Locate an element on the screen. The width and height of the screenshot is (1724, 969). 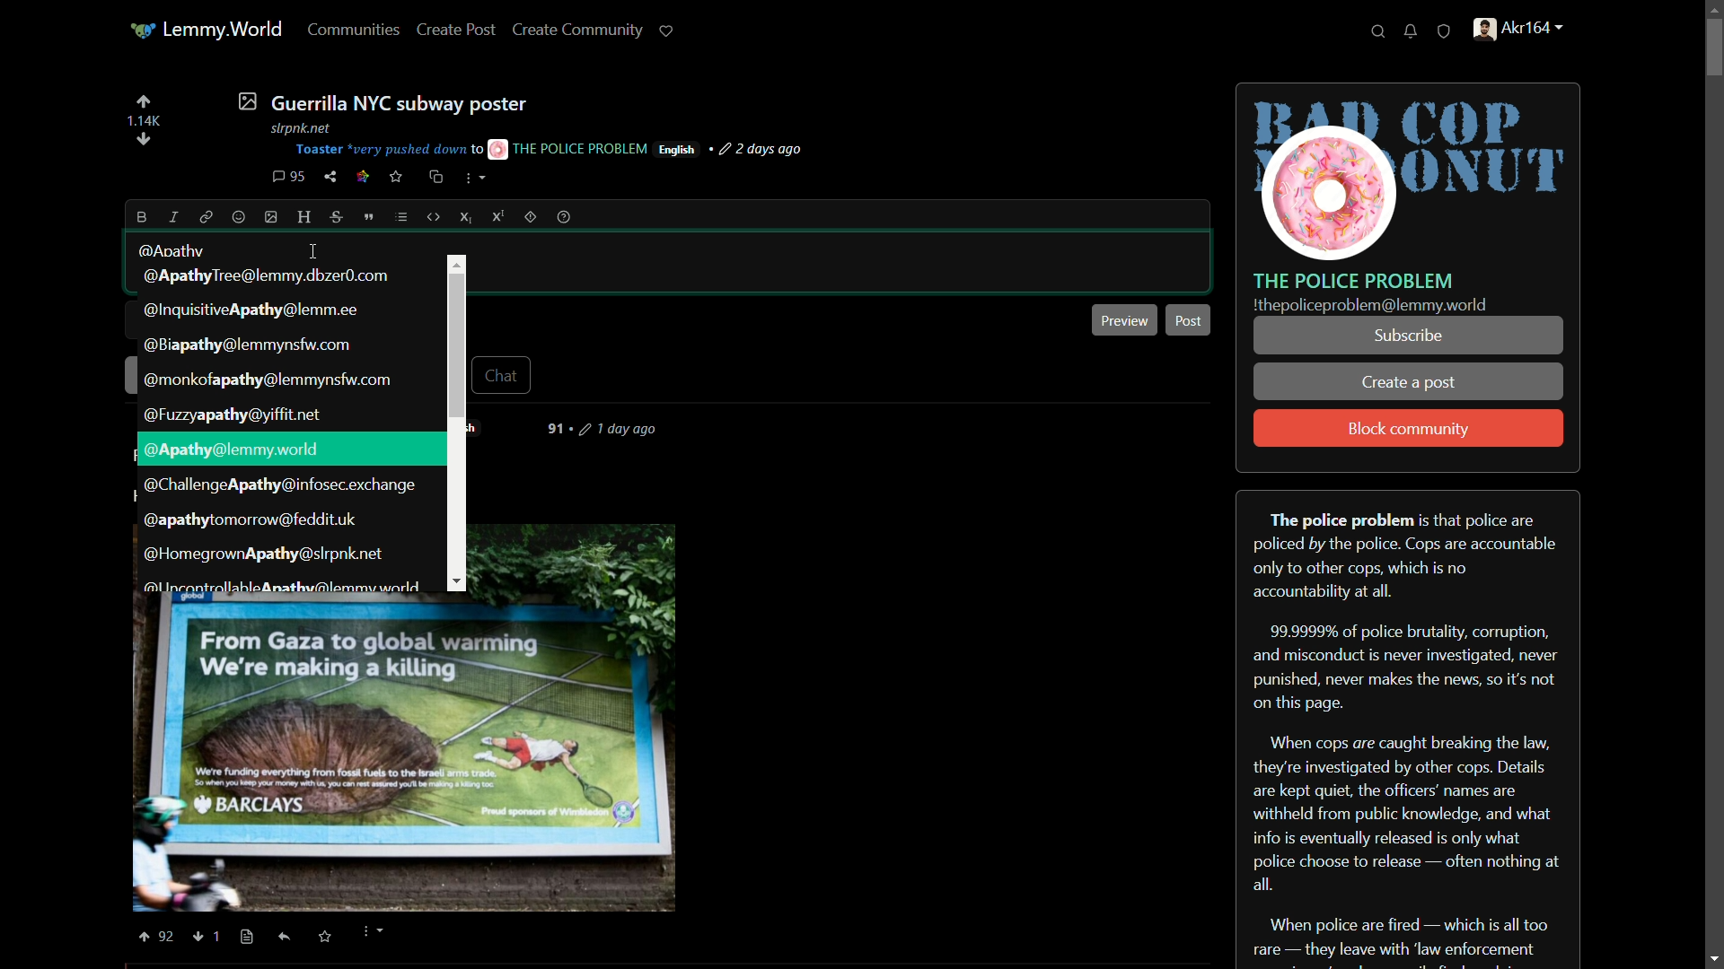
link is located at coordinates (363, 179).